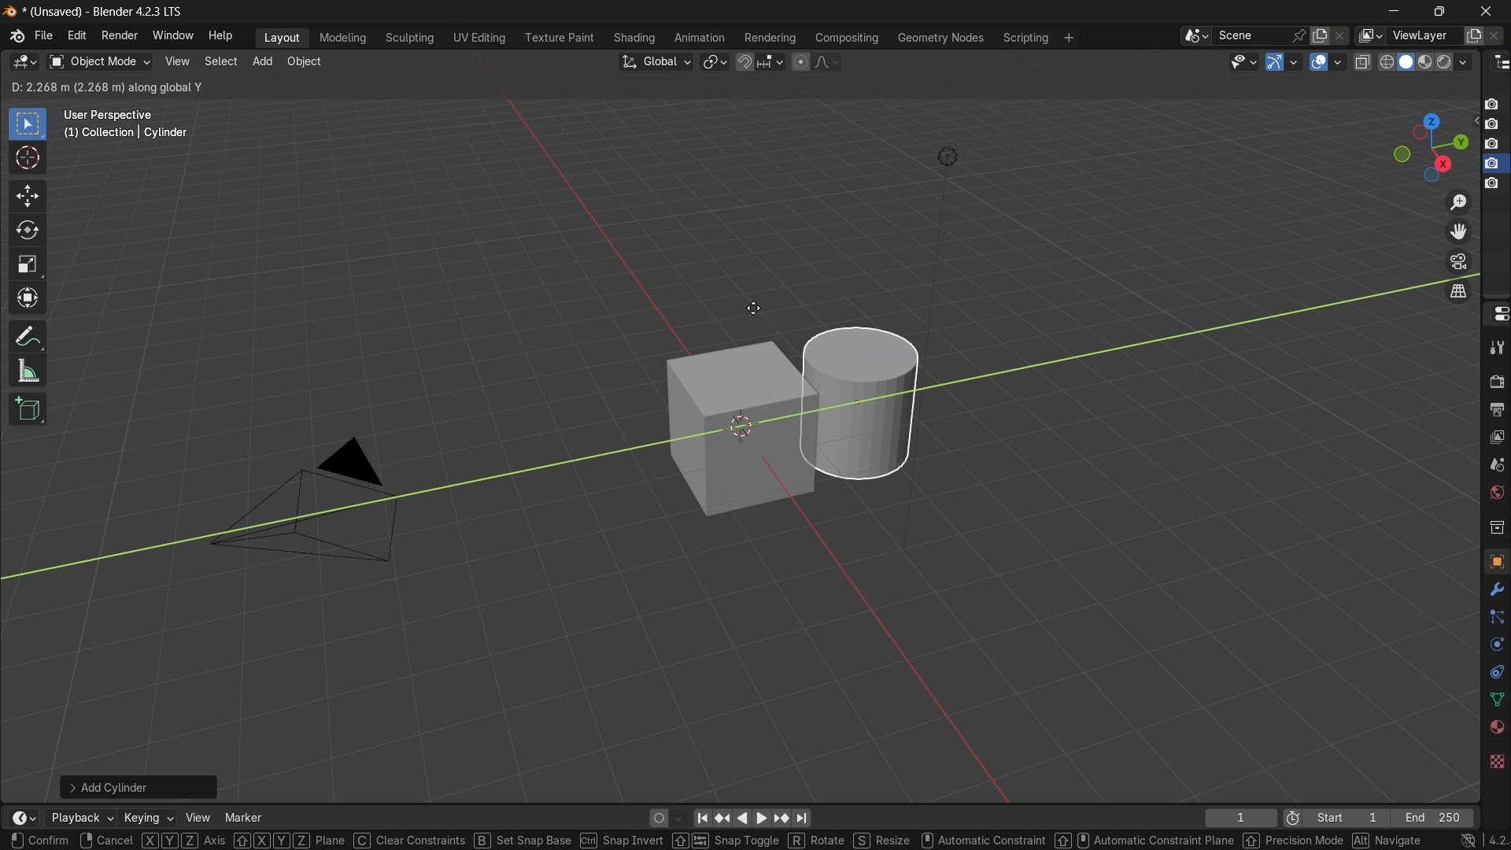 This screenshot has width=1511, height=850. I want to click on add workplace, so click(1069, 39).